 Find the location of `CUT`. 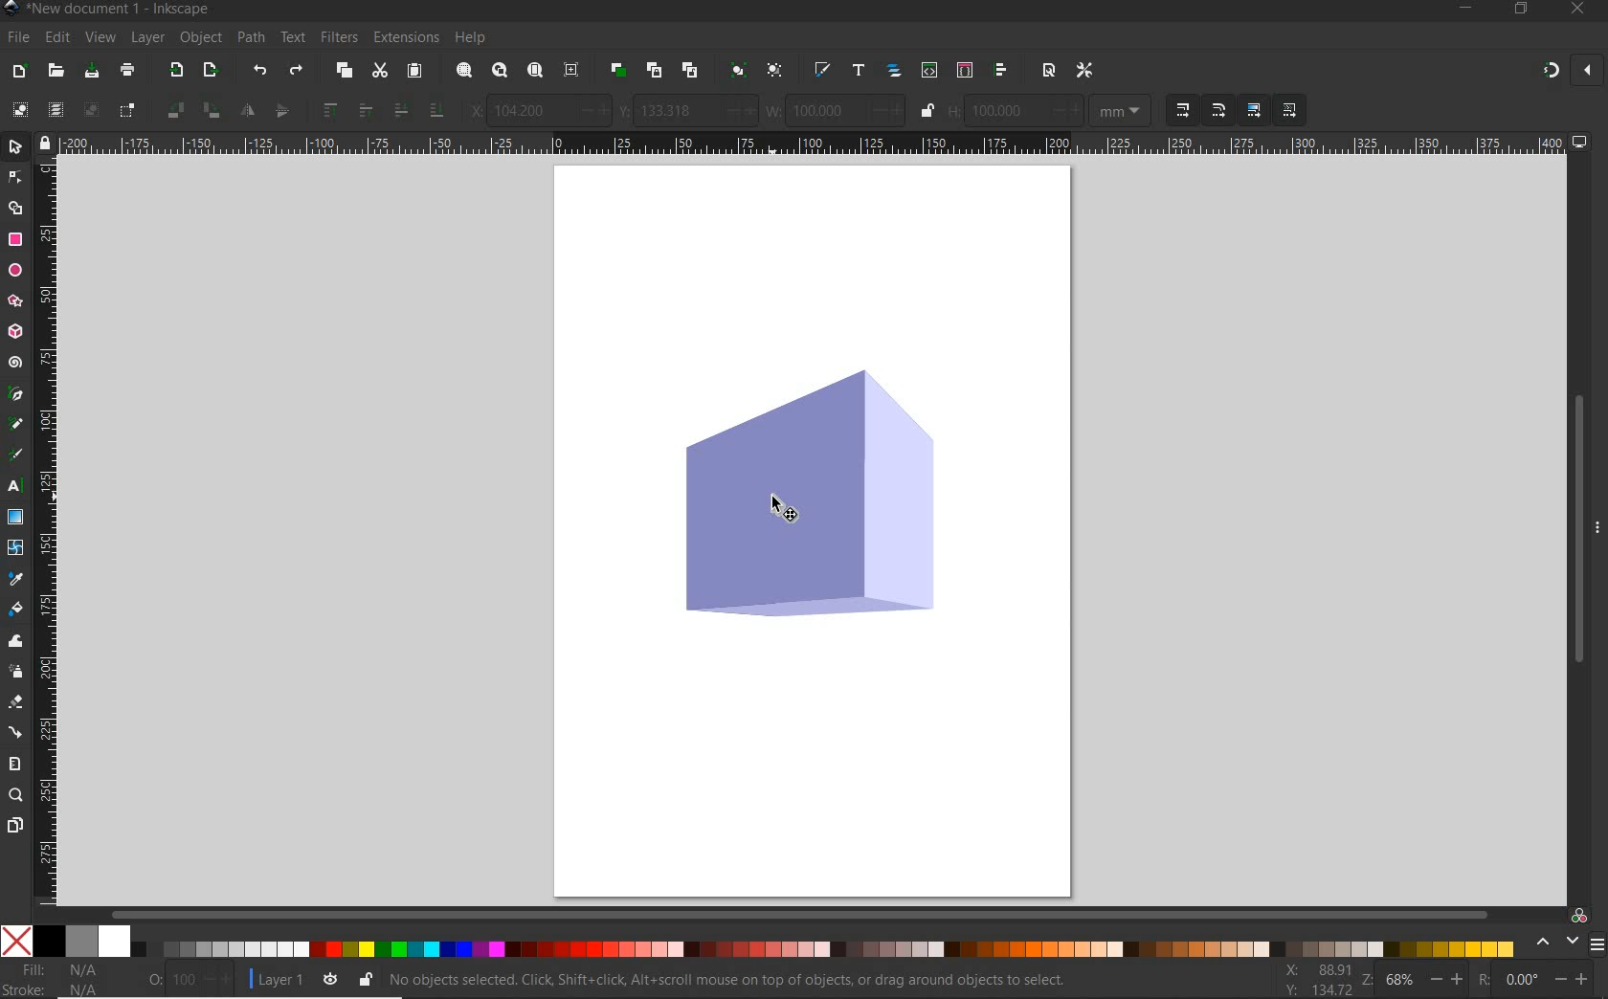

CUT is located at coordinates (381, 71).